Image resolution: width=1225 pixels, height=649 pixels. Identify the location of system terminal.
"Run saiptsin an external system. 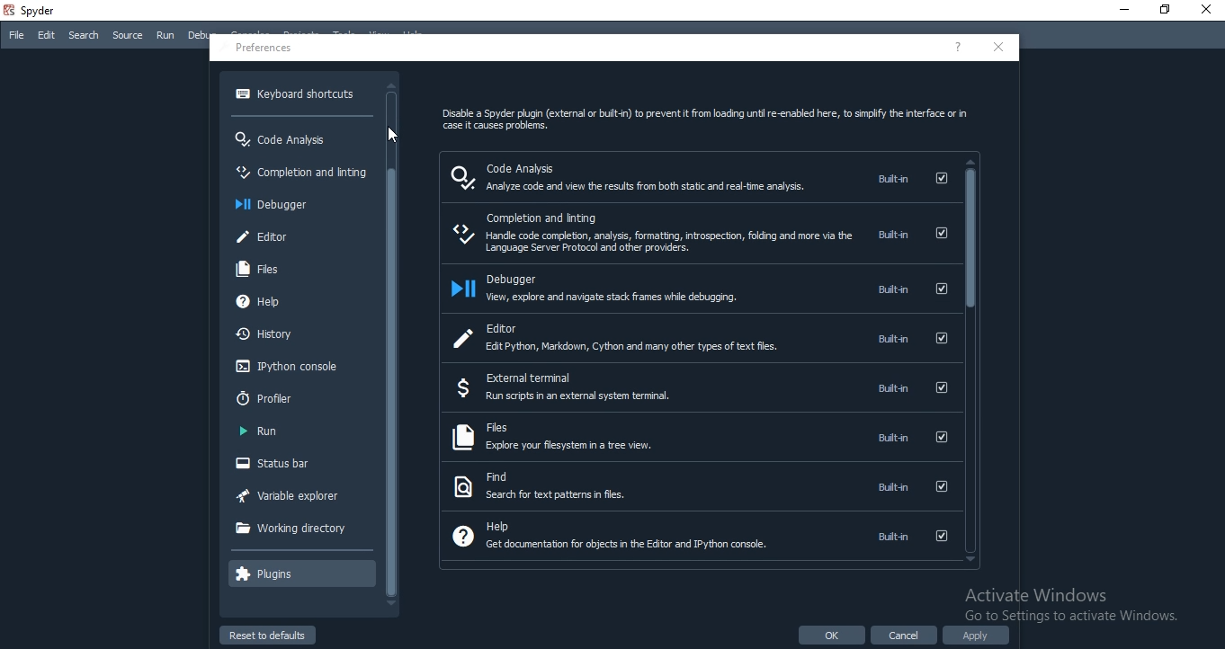
(584, 399).